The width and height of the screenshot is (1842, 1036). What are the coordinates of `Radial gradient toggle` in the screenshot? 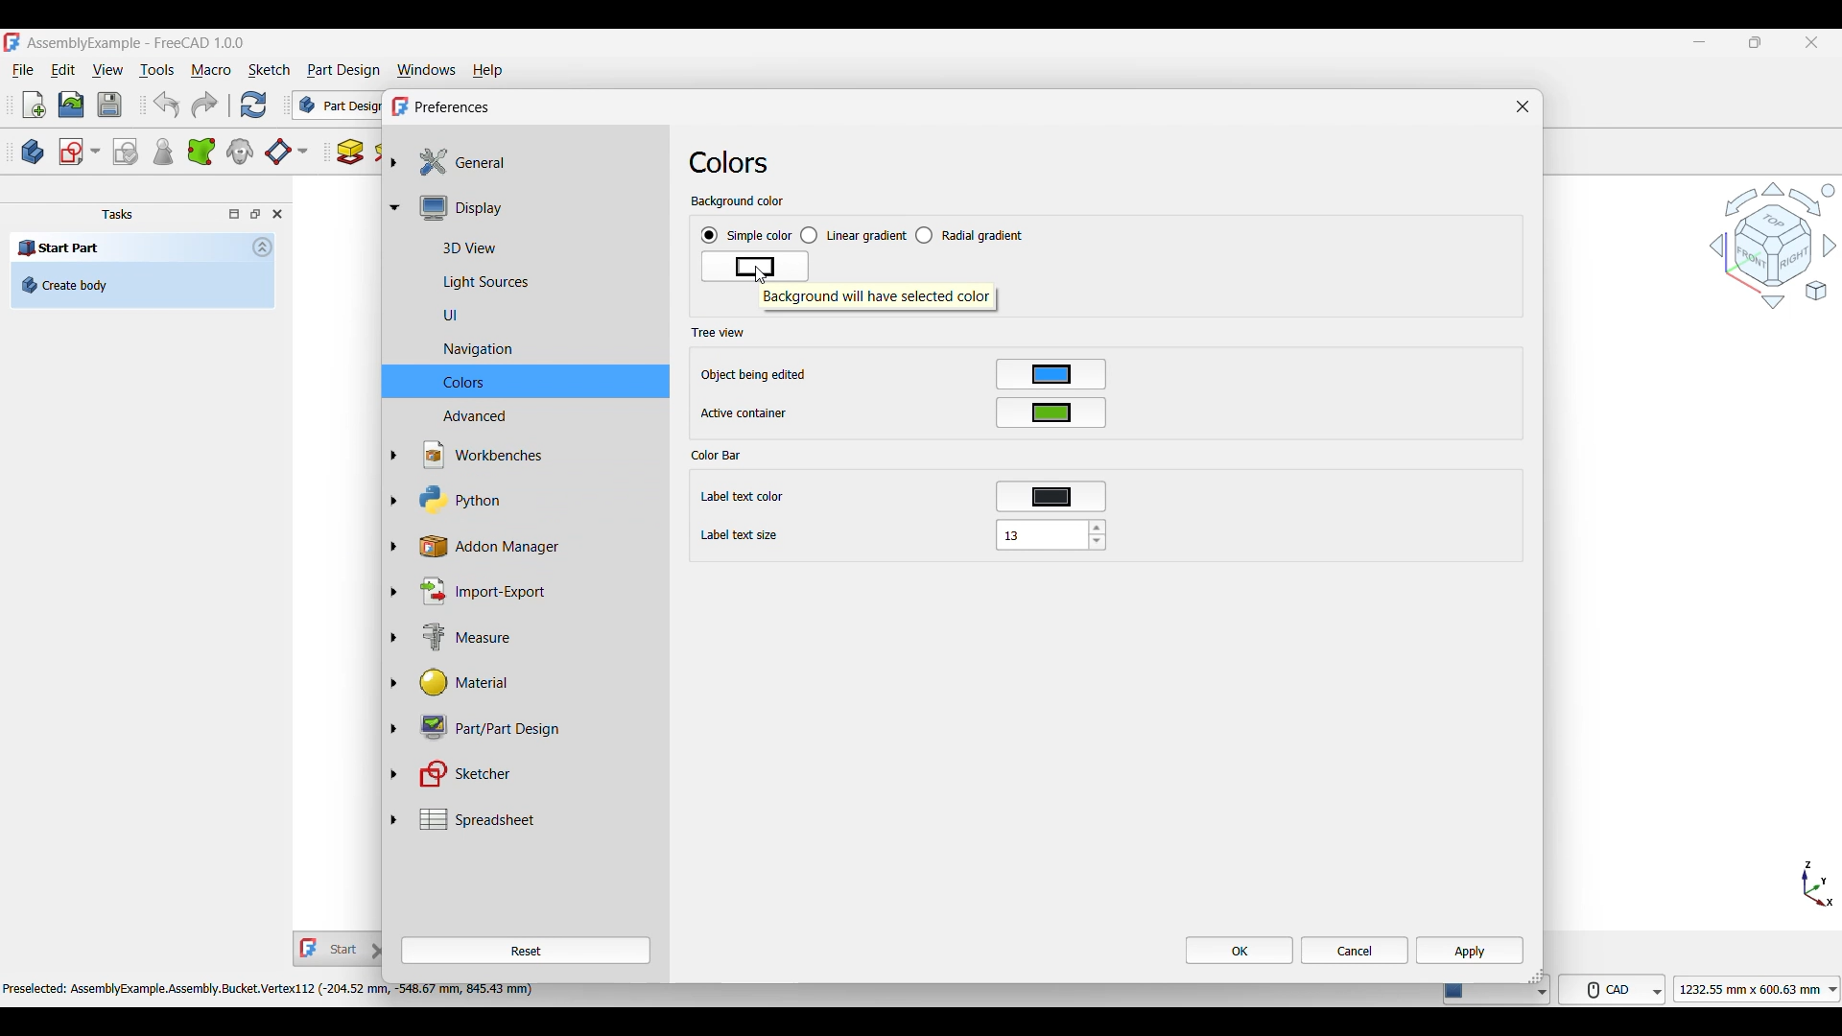 It's located at (970, 235).